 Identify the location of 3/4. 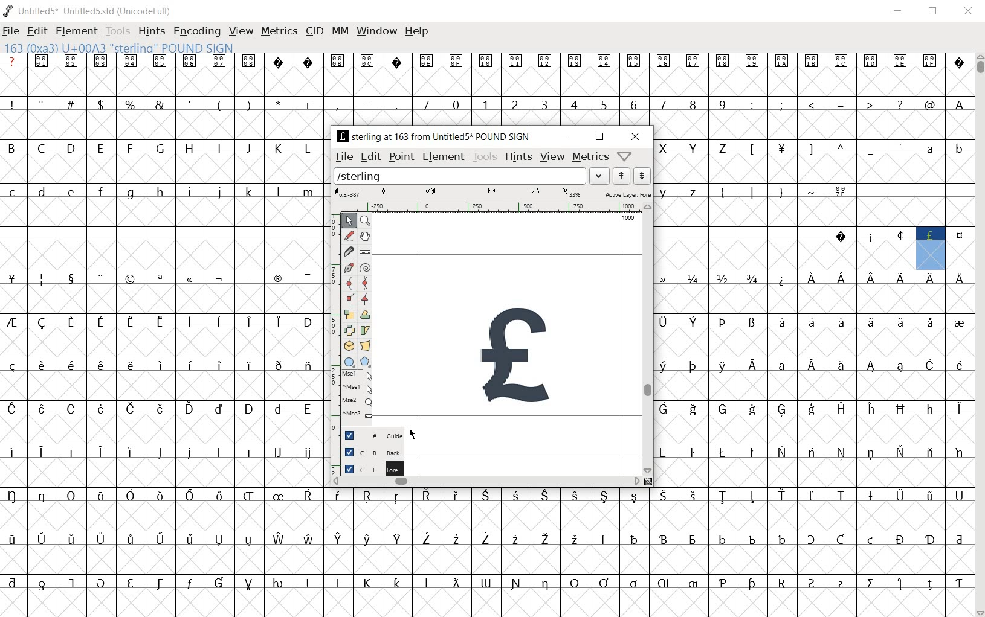
(751, 278).